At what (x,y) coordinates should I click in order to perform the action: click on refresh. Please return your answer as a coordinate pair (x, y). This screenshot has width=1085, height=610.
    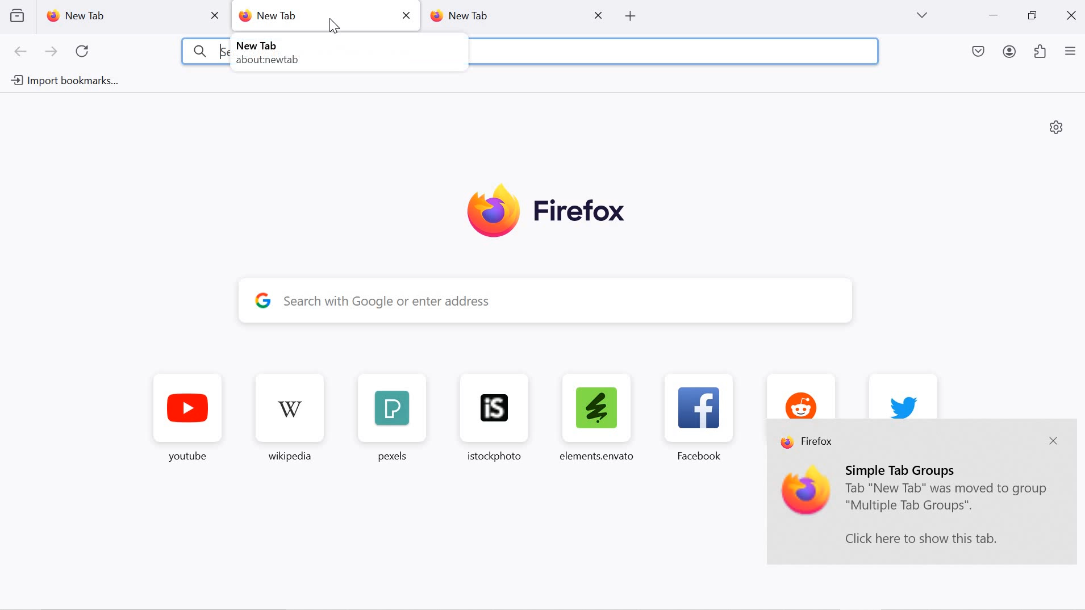
    Looking at the image, I should click on (83, 52).